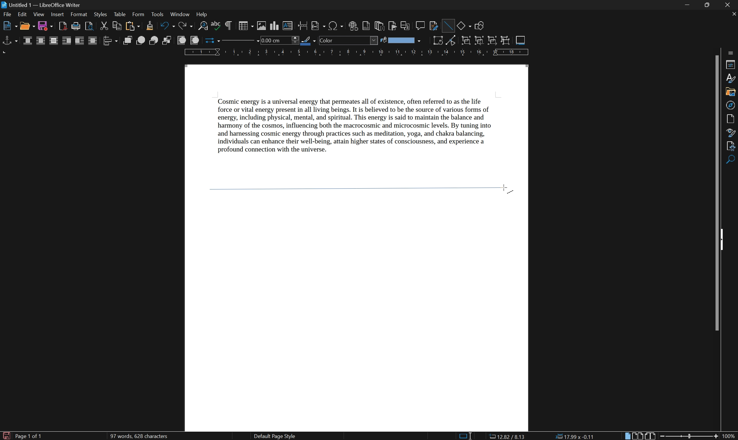 This screenshot has height=440, width=738. Describe the element at coordinates (88, 25) in the screenshot. I see `toggle print preview` at that location.